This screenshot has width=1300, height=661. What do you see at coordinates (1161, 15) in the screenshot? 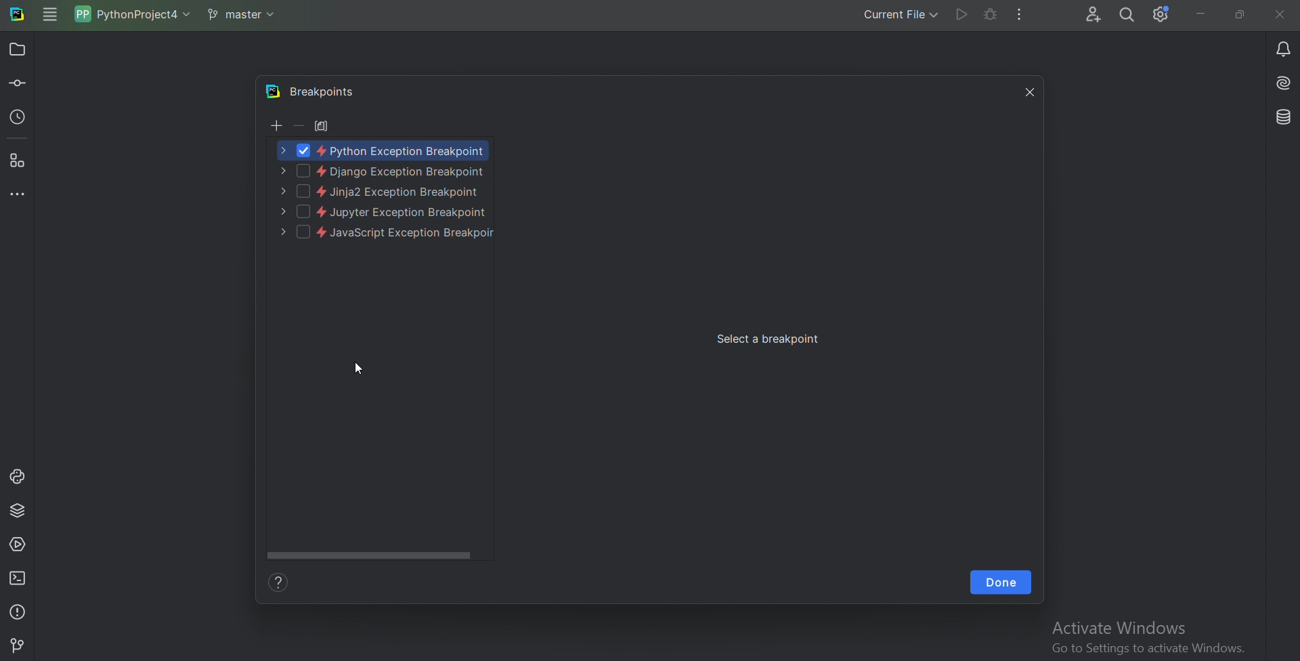
I see `Settings` at bounding box center [1161, 15].